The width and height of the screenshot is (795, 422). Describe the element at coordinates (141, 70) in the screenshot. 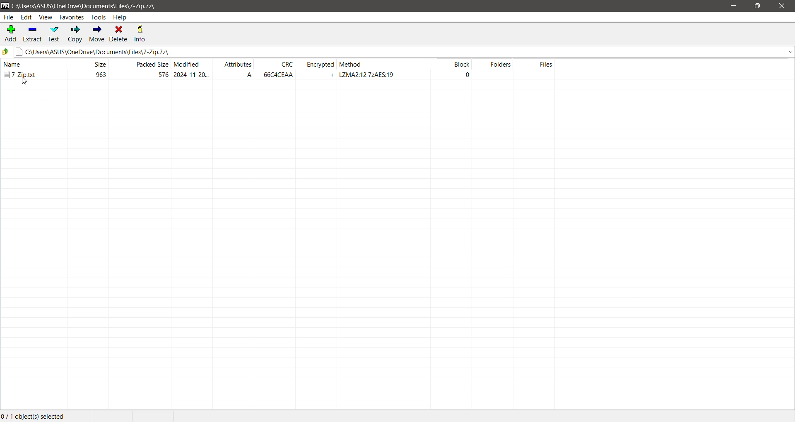

I see `Packed Size` at that location.